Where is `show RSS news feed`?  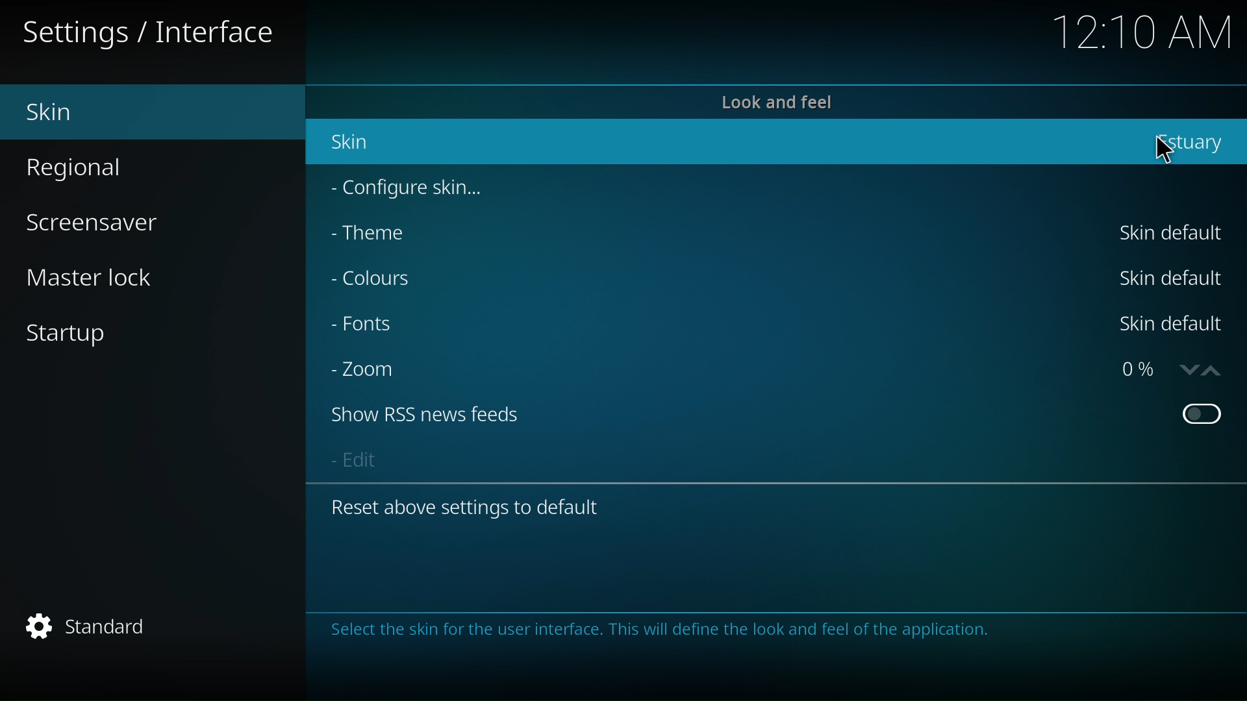
show RSS news feed is located at coordinates (427, 411).